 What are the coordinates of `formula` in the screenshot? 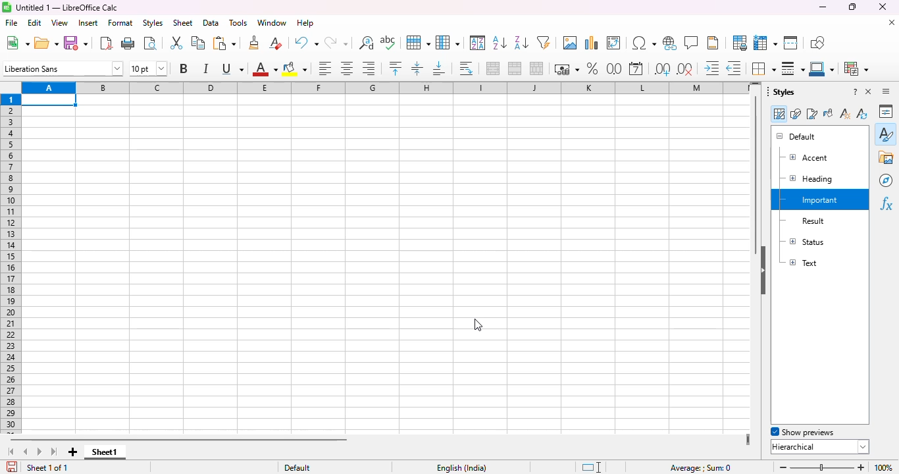 It's located at (701, 468).